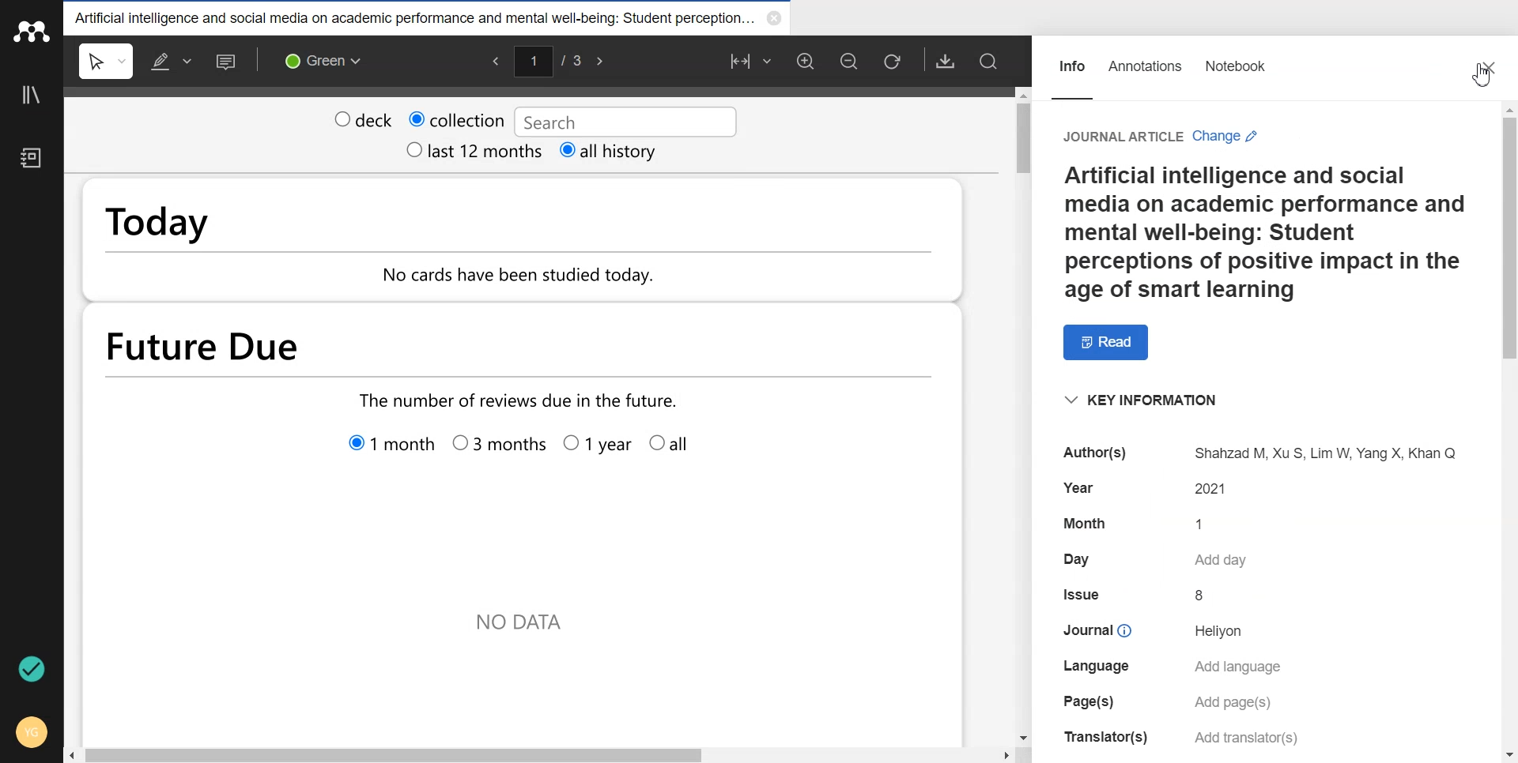  I want to click on last 12 months, so click(473, 151).